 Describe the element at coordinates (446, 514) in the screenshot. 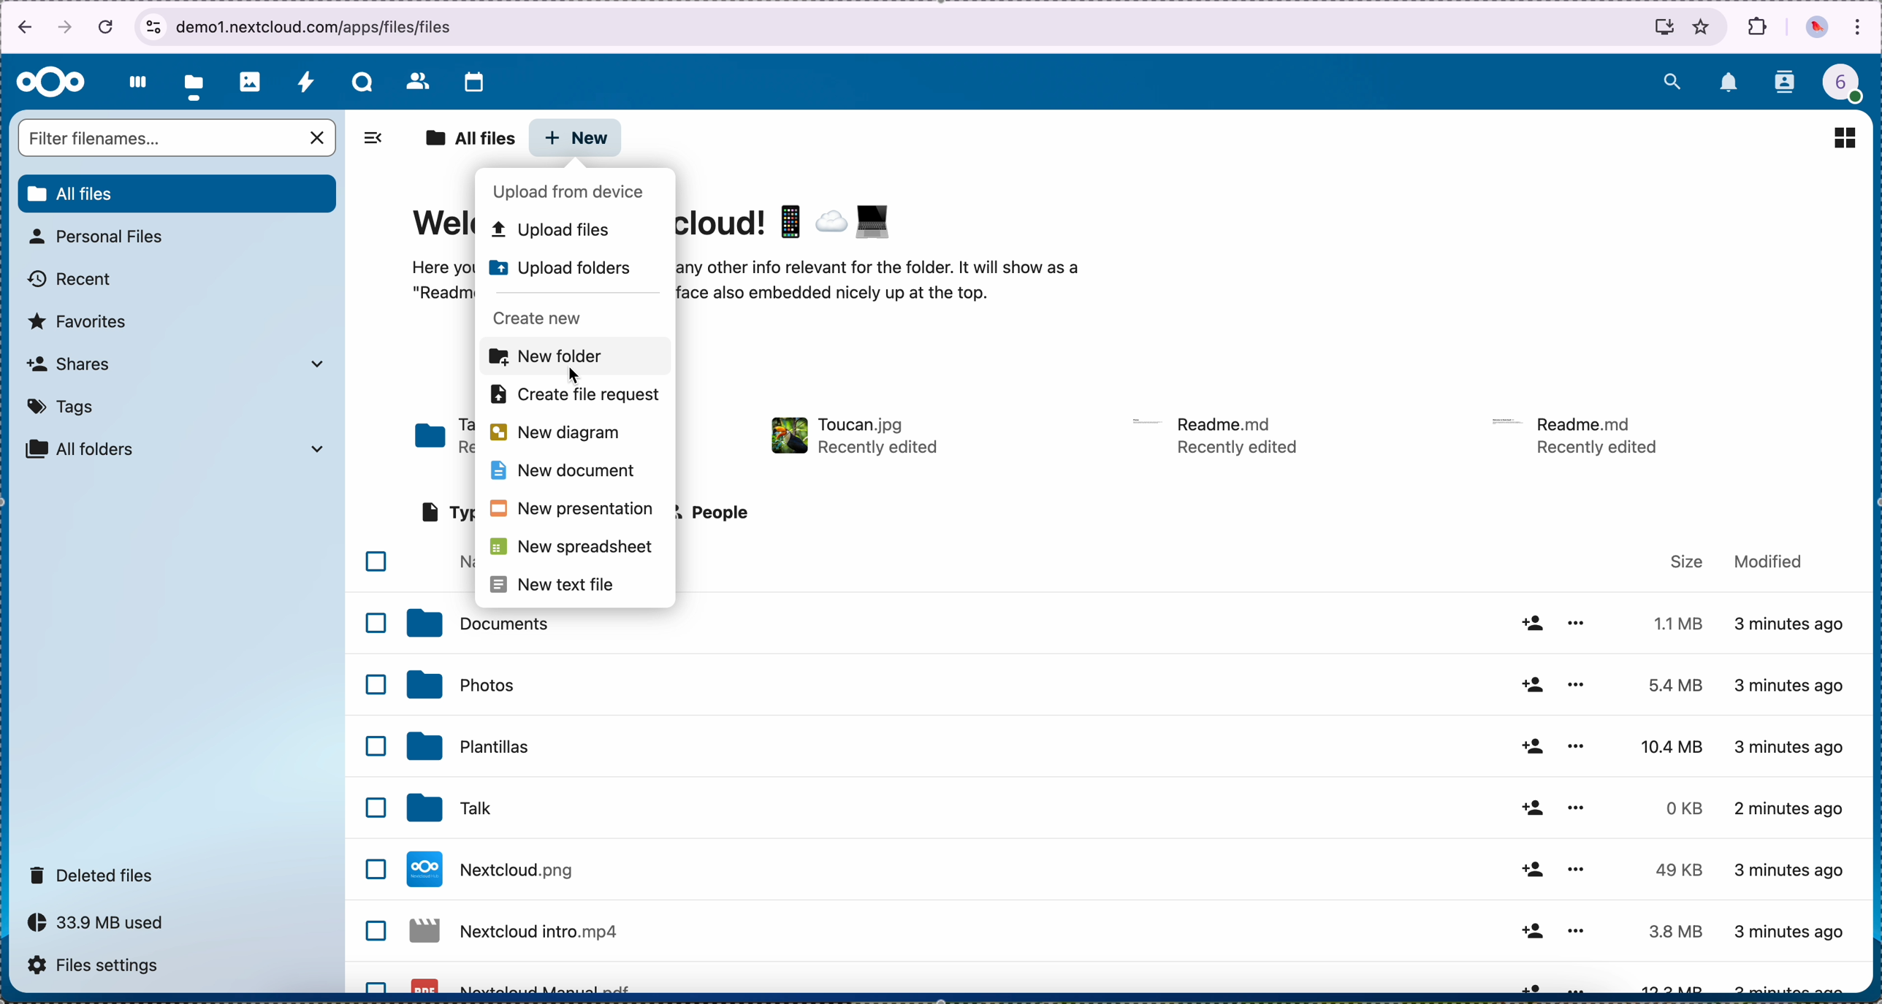

I see `type` at that location.